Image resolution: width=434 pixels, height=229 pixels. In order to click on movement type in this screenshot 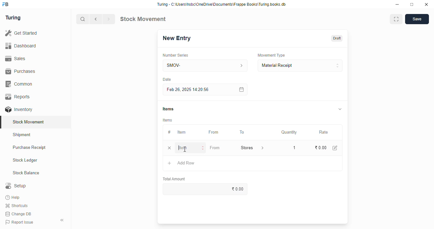, I will do `click(271, 55)`.